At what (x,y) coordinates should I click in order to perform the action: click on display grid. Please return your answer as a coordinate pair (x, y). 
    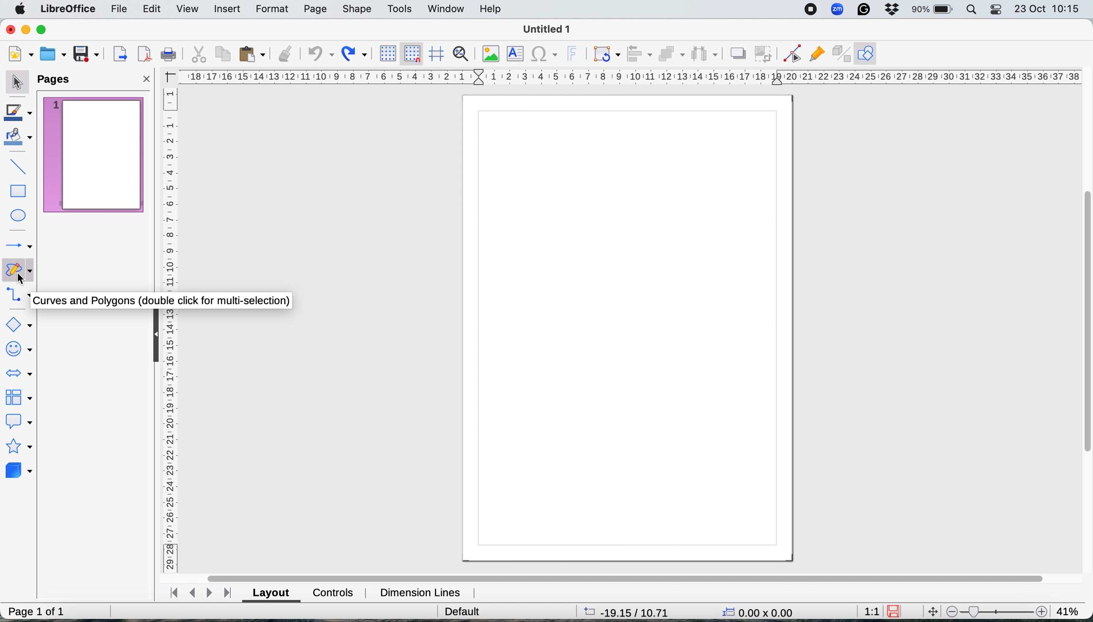
    Looking at the image, I should click on (390, 53).